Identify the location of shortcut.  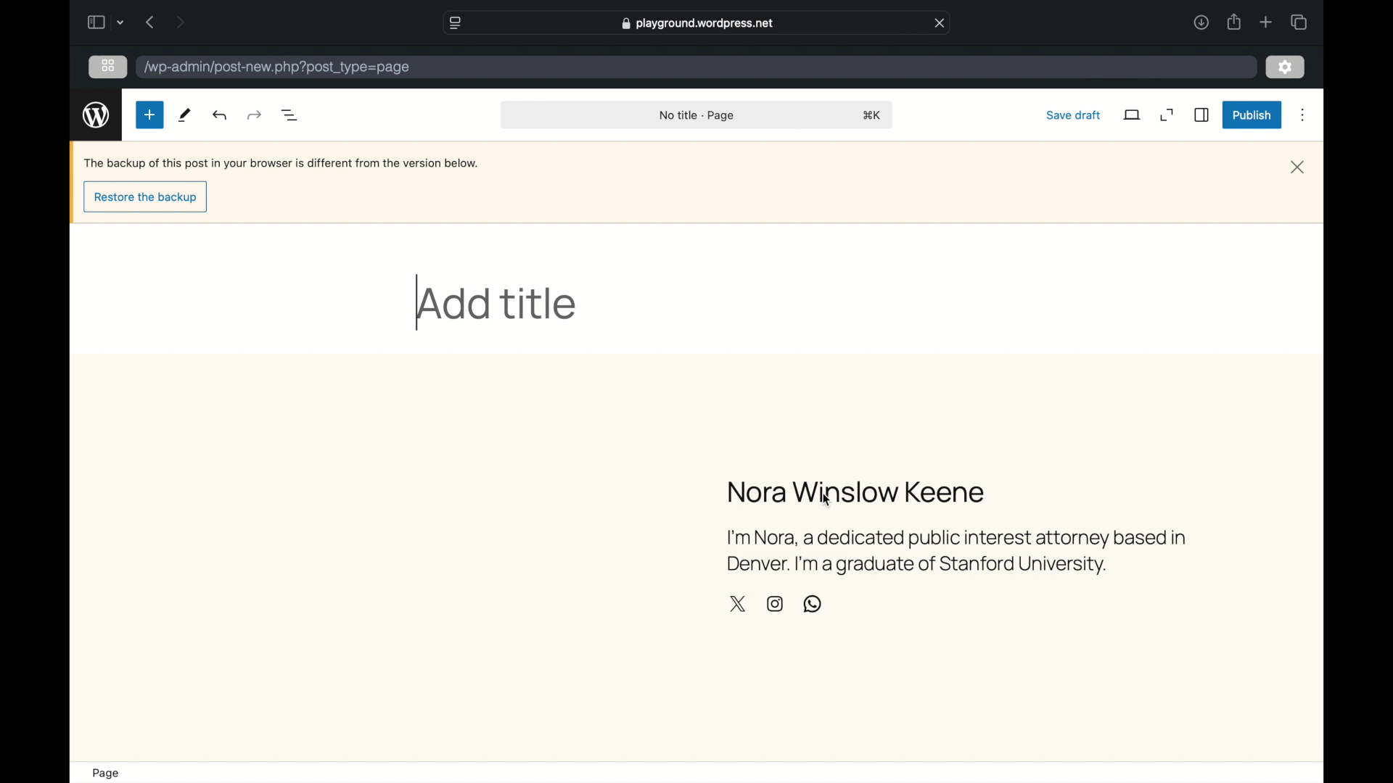
(872, 115).